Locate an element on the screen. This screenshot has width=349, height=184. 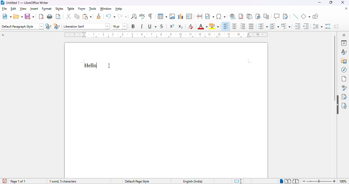
show track changes functions is located at coordinates (286, 16).